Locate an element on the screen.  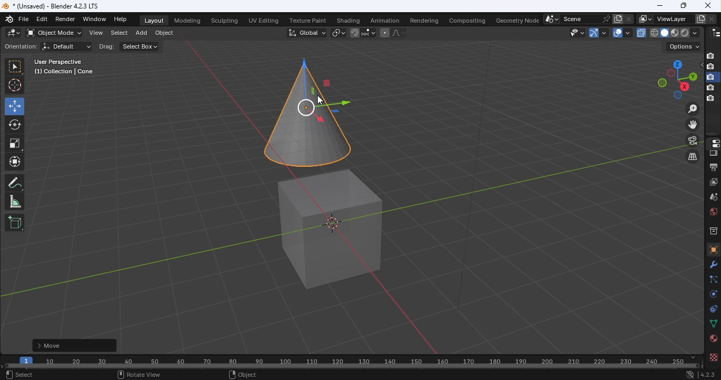
Workspace is located at coordinates (341, 205).